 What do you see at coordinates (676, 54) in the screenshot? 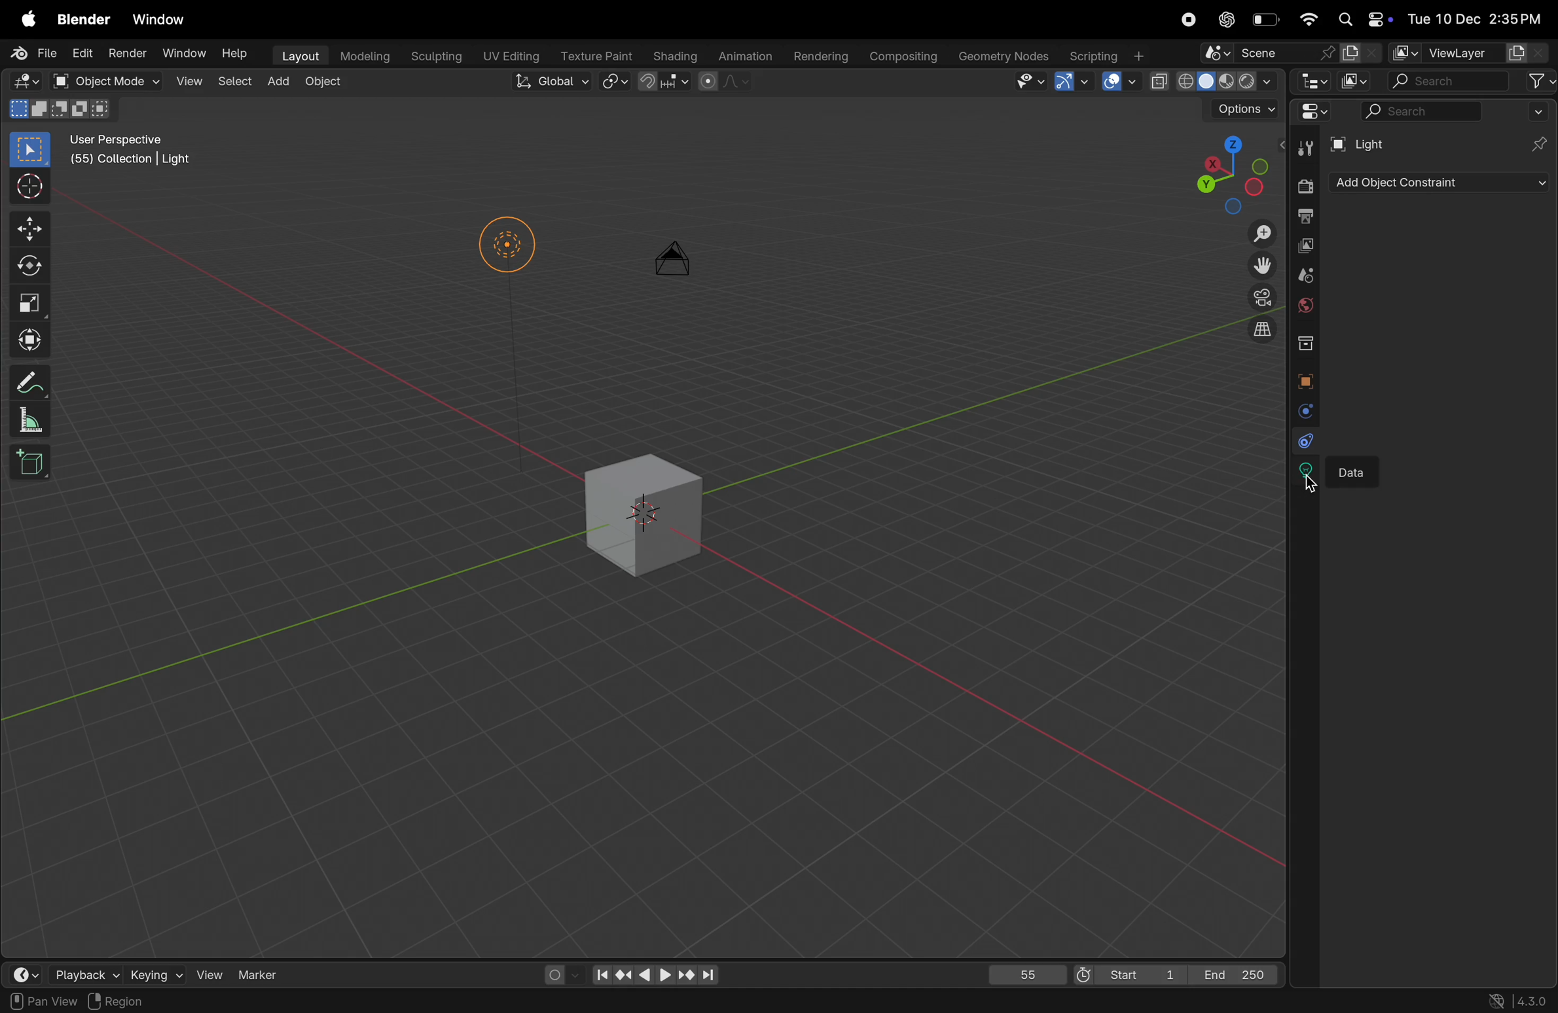
I see `shading` at bounding box center [676, 54].